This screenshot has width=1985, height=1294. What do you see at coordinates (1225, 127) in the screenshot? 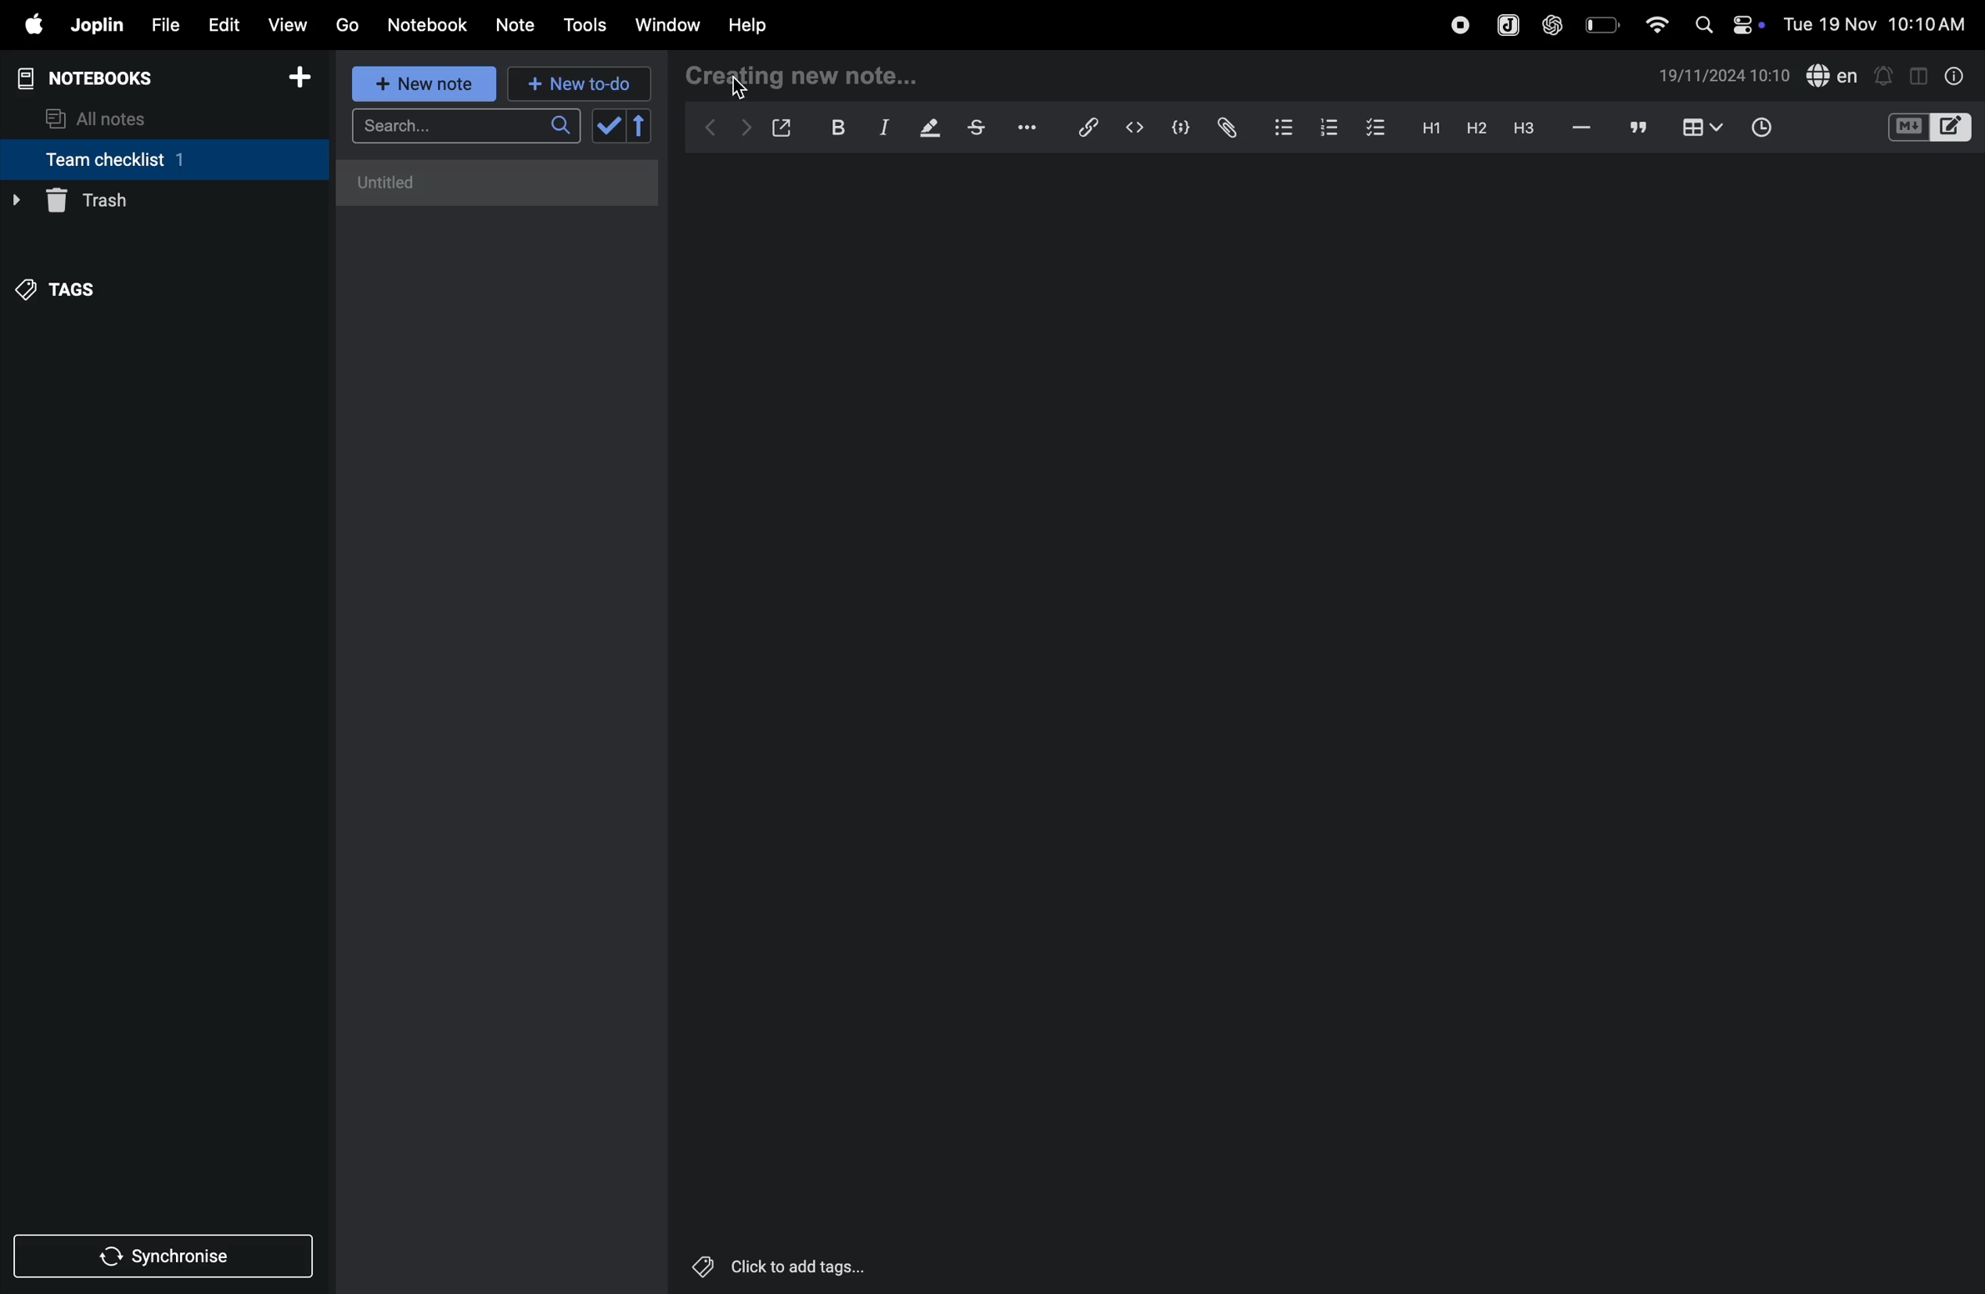
I see `attach file` at bounding box center [1225, 127].